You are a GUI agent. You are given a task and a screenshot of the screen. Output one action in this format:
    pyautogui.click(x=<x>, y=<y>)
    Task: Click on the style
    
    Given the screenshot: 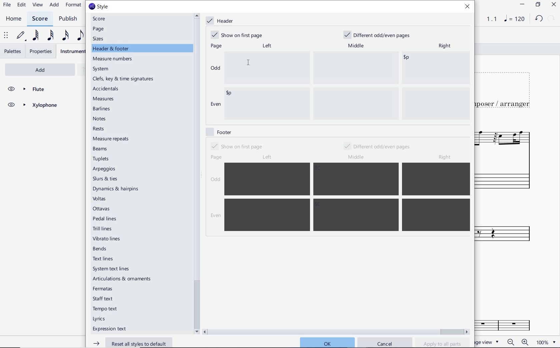 What is the action you would take?
    pyautogui.click(x=98, y=7)
    